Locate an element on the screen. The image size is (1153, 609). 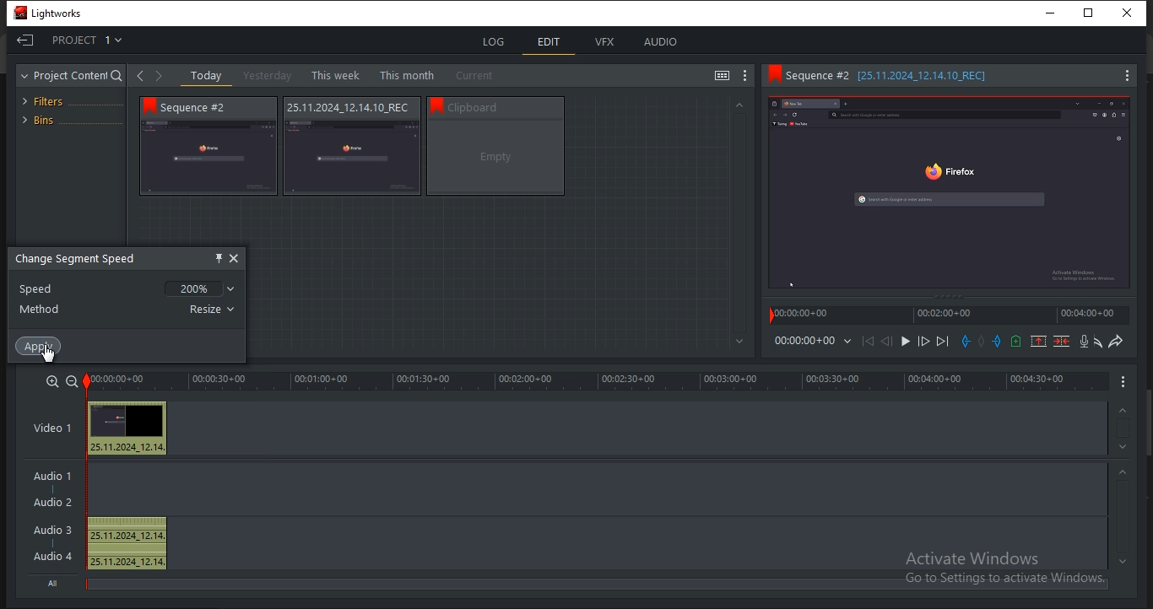
this month is located at coordinates (407, 74).